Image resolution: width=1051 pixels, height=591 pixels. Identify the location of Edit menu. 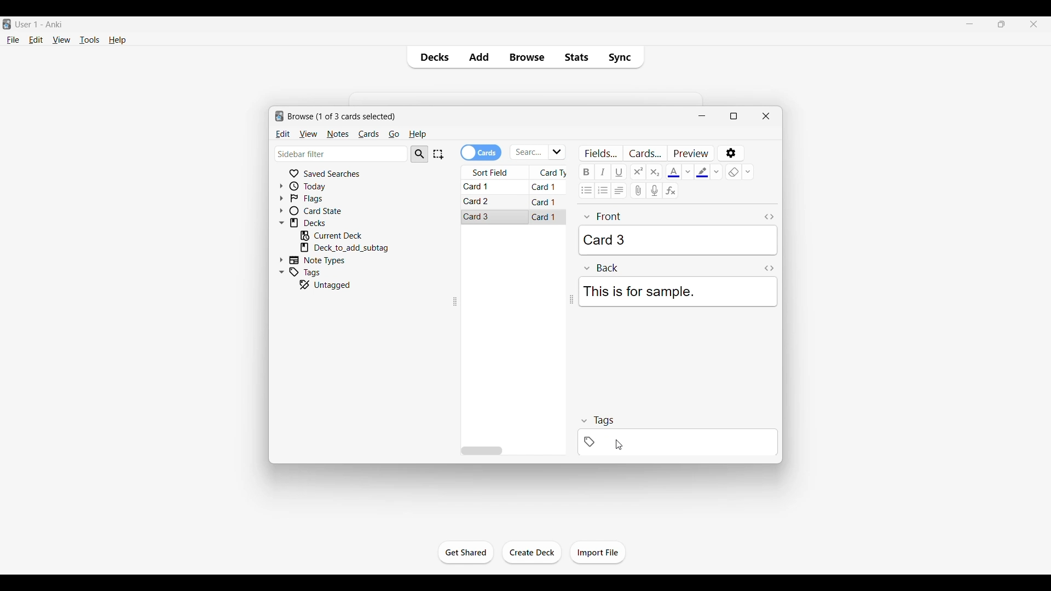
(36, 39).